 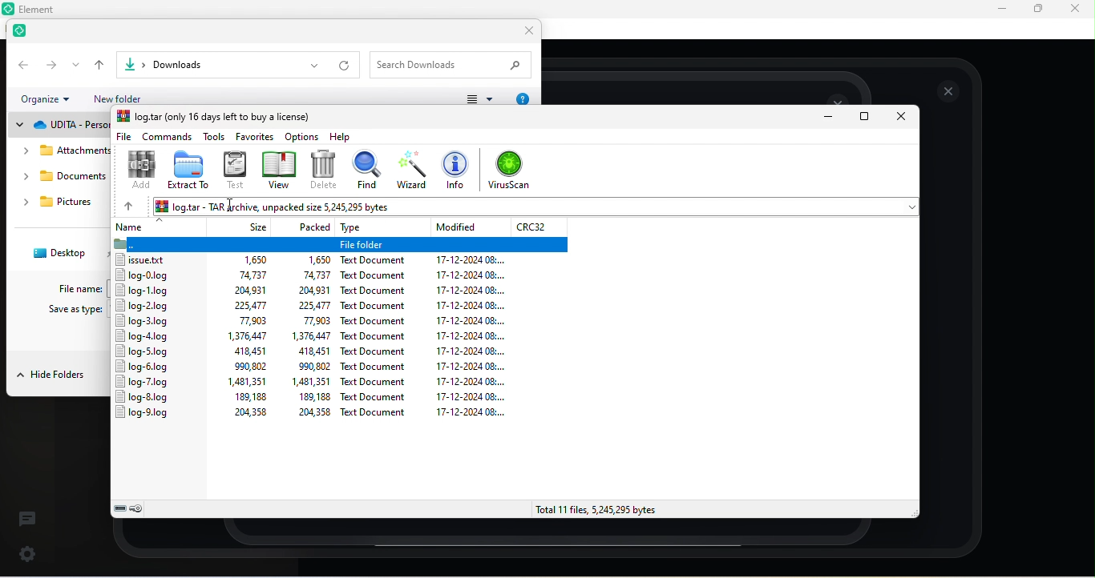 I want to click on forward, so click(x=51, y=64).